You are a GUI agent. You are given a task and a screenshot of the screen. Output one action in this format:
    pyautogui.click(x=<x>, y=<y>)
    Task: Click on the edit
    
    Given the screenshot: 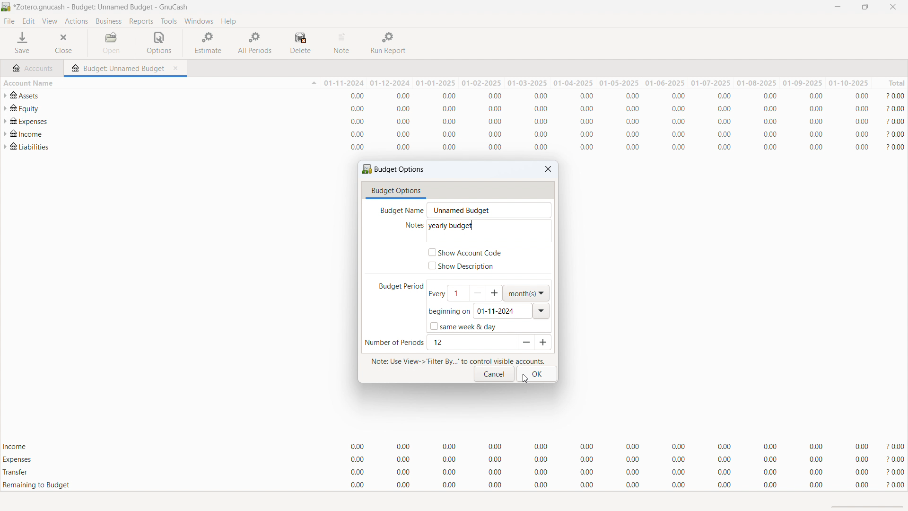 What is the action you would take?
    pyautogui.click(x=29, y=21)
    